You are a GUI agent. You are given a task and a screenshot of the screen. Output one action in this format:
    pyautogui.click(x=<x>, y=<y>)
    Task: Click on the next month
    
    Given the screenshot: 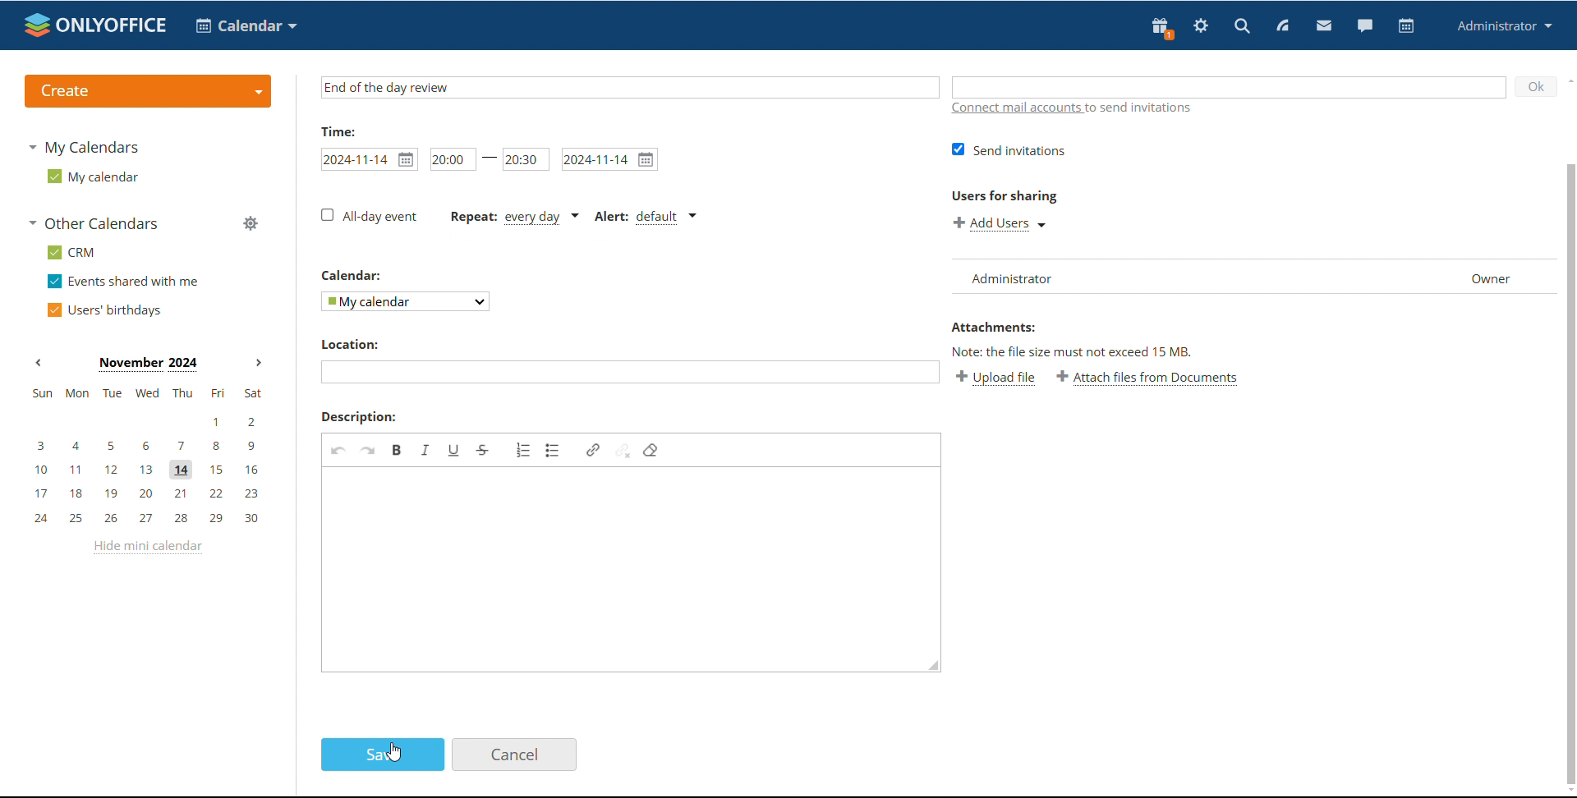 What is the action you would take?
    pyautogui.click(x=259, y=364)
    